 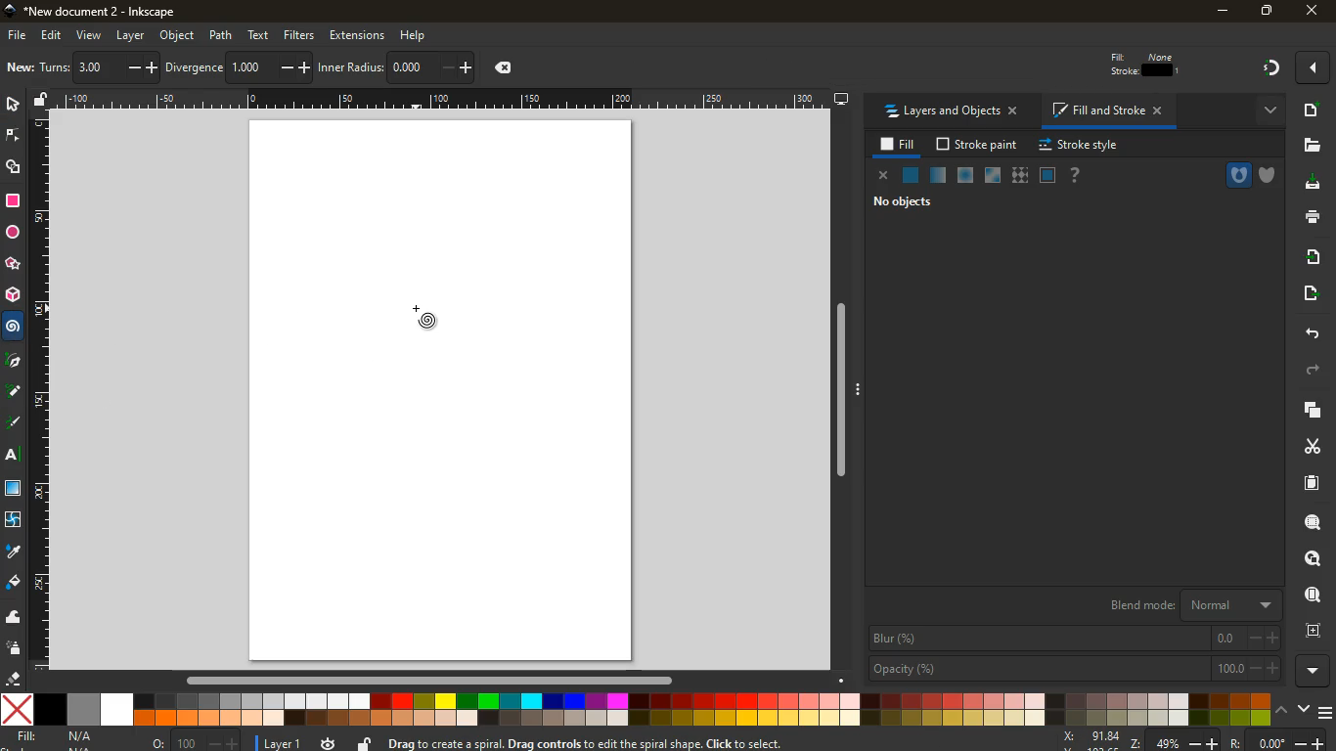 What do you see at coordinates (59, 738) in the screenshot?
I see `fill` at bounding box center [59, 738].